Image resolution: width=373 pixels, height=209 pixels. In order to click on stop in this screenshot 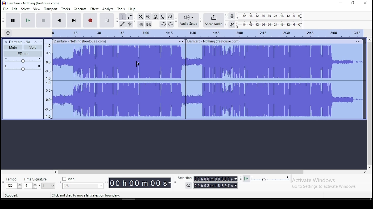, I will do `click(43, 20)`.